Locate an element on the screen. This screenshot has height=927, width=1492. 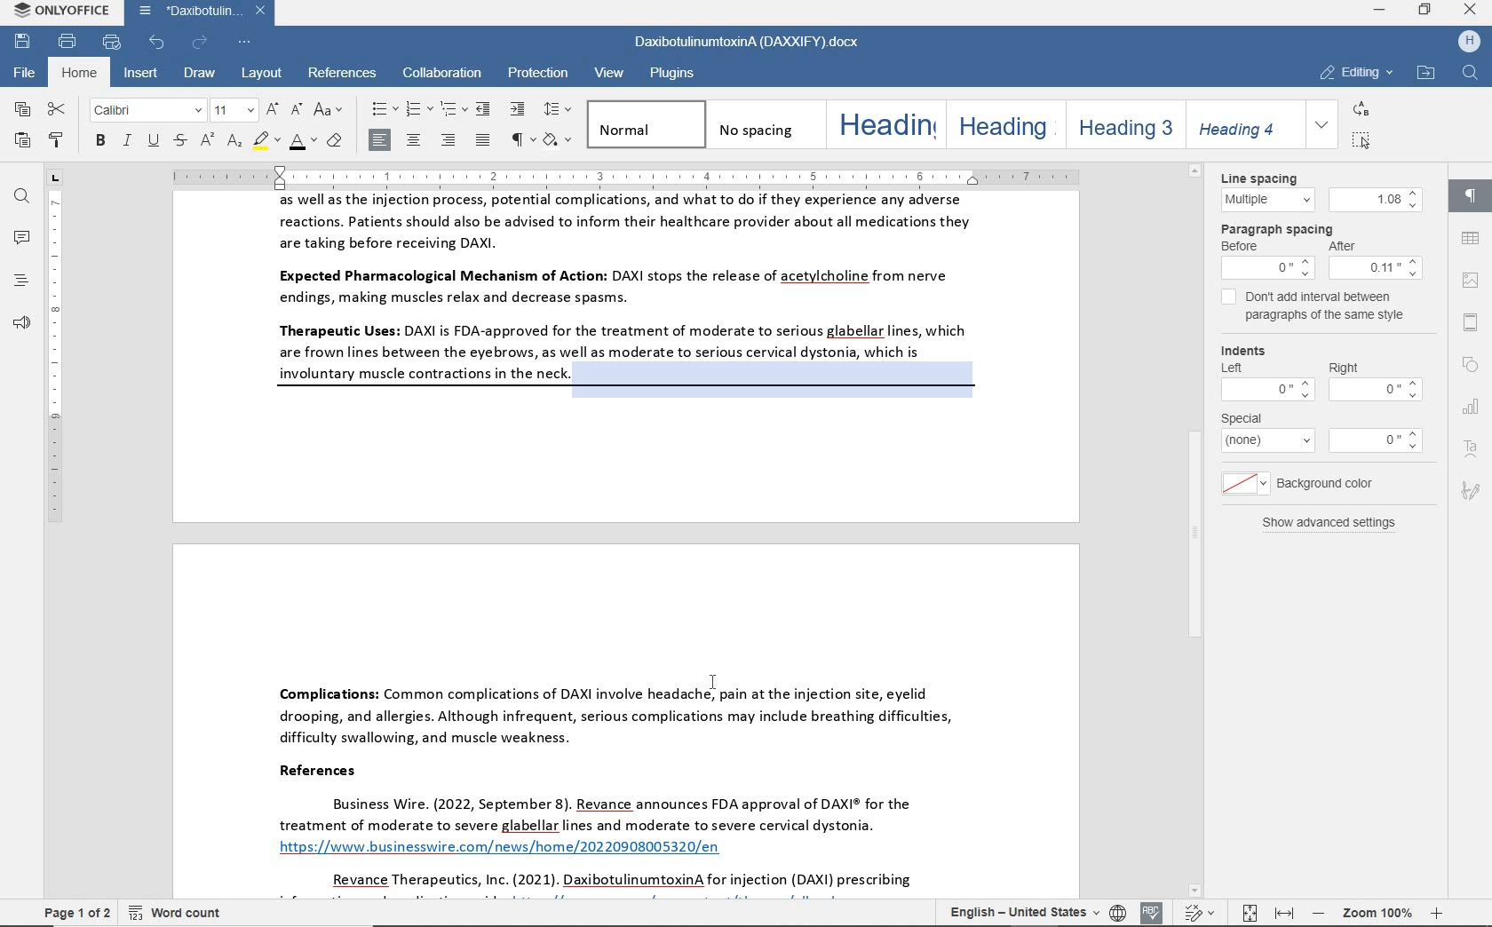
customize quick access toolbar is located at coordinates (242, 44).